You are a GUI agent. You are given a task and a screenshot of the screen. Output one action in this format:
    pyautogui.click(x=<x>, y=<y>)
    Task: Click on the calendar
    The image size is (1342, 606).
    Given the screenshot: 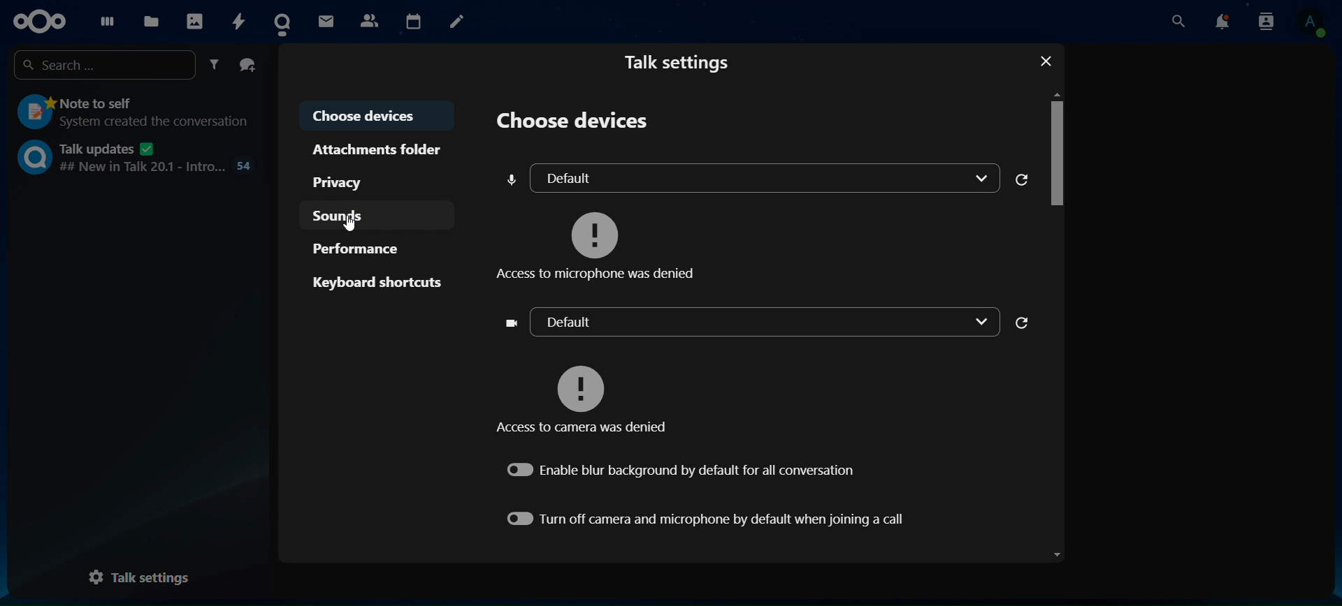 What is the action you would take?
    pyautogui.click(x=412, y=20)
    